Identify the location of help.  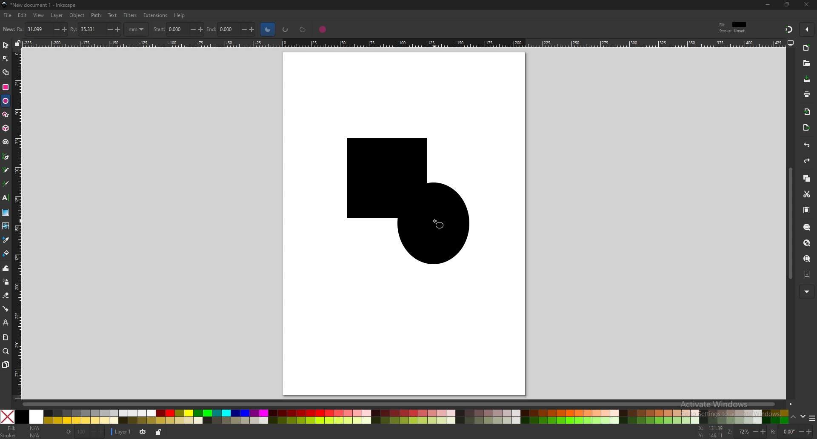
(179, 15).